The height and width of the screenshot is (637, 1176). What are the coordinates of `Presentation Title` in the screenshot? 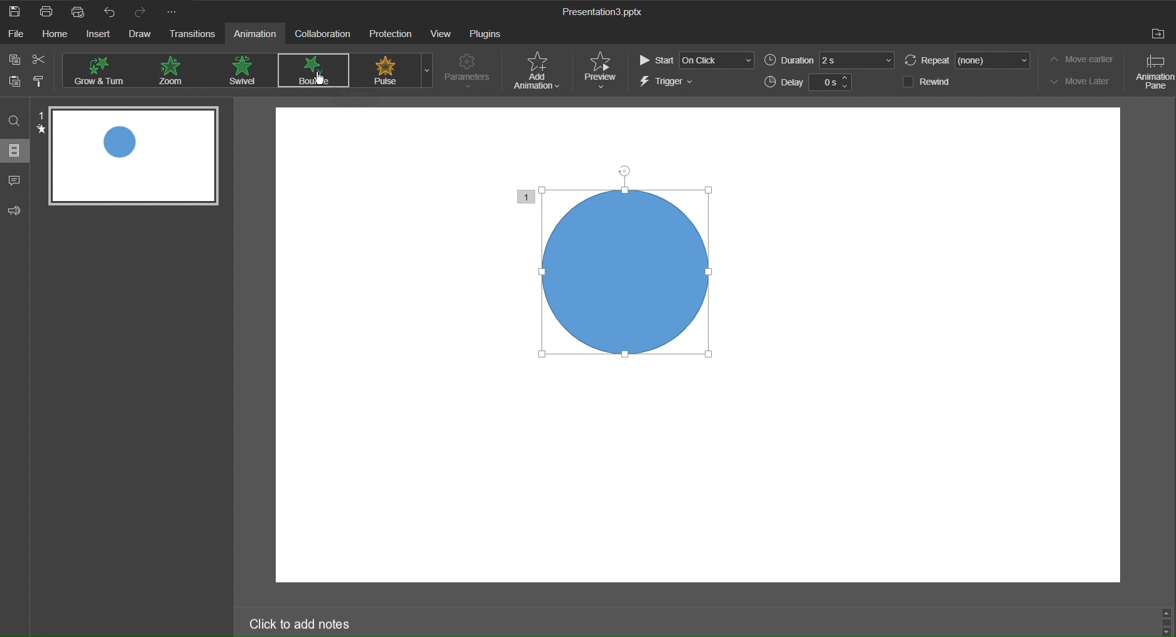 It's located at (609, 13).